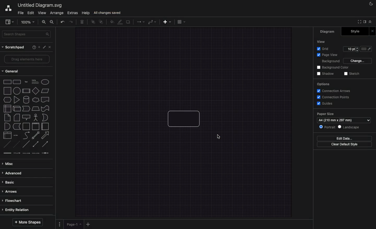 Image resolution: width=376 pixels, height=229 pixels. What do you see at coordinates (44, 47) in the screenshot?
I see `Edit` at bounding box center [44, 47].